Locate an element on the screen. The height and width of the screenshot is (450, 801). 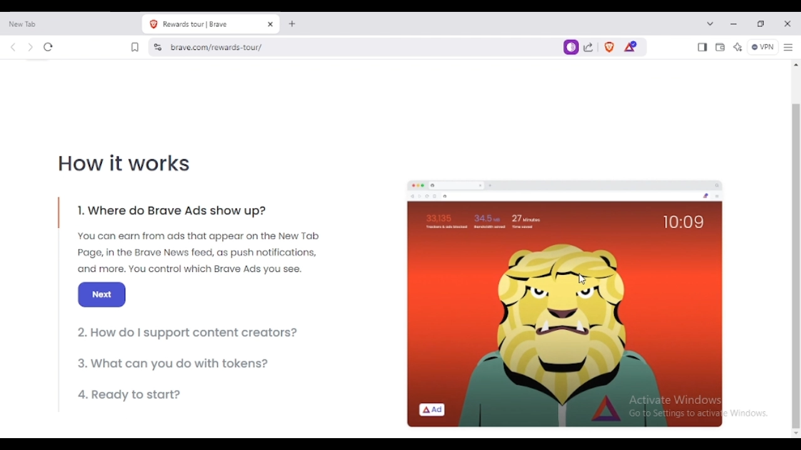
4. ready to start? is located at coordinates (133, 394).